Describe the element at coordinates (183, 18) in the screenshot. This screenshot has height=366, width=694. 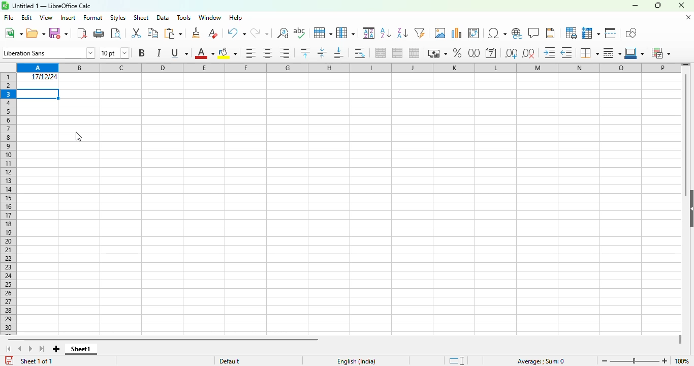
I see `tools` at that location.